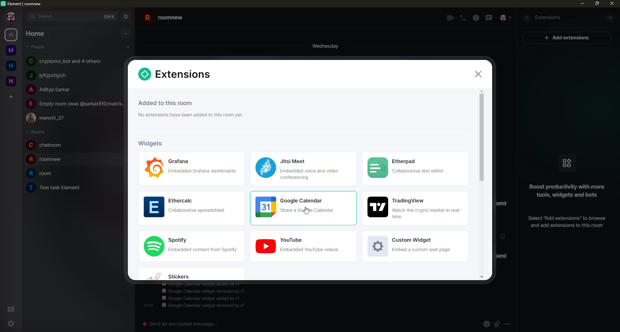 The width and height of the screenshot is (620, 332). I want to click on call, so click(463, 18).